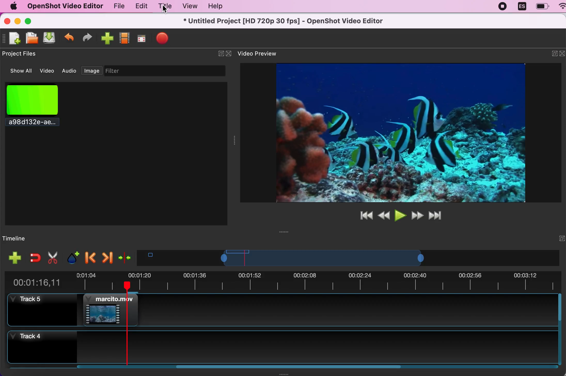 This screenshot has width=566, height=376. What do you see at coordinates (22, 54) in the screenshot?
I see `project files` at bounding box center [22, 54].